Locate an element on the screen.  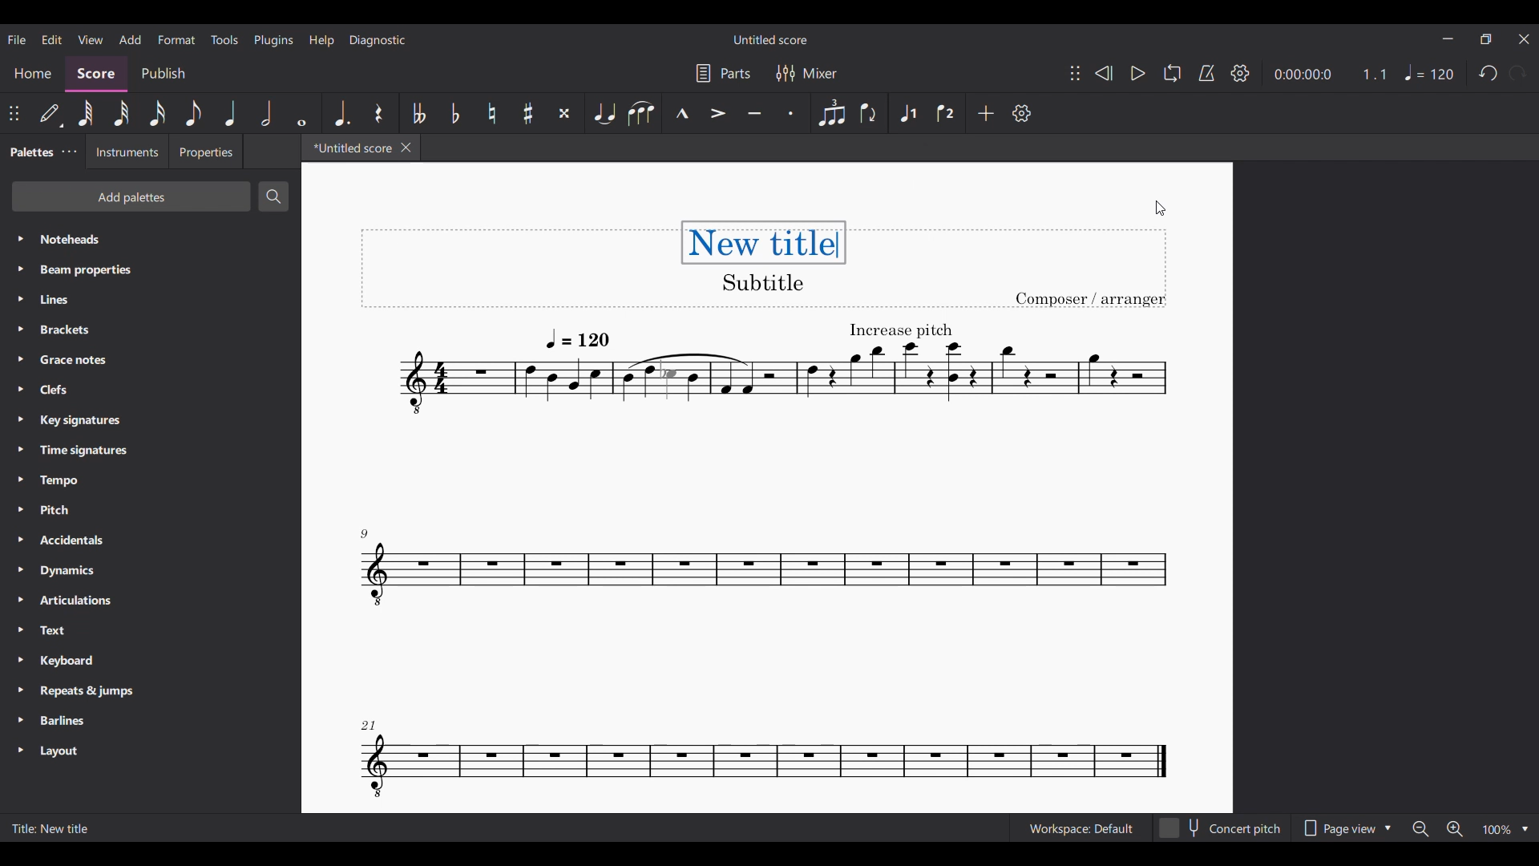
Noteheads is located at coordinates (151, 239).